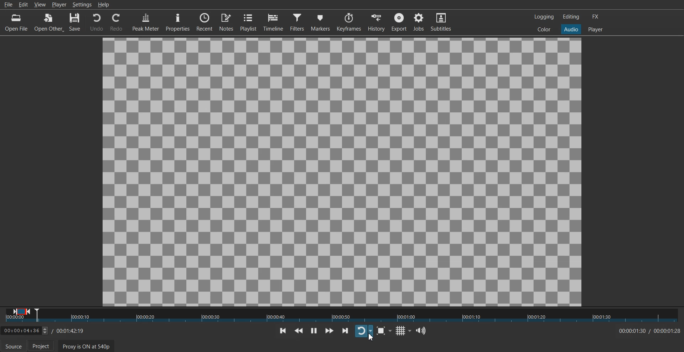 This screenshot has width=684, height=352. I want to click on Logging, so click(544, 16).